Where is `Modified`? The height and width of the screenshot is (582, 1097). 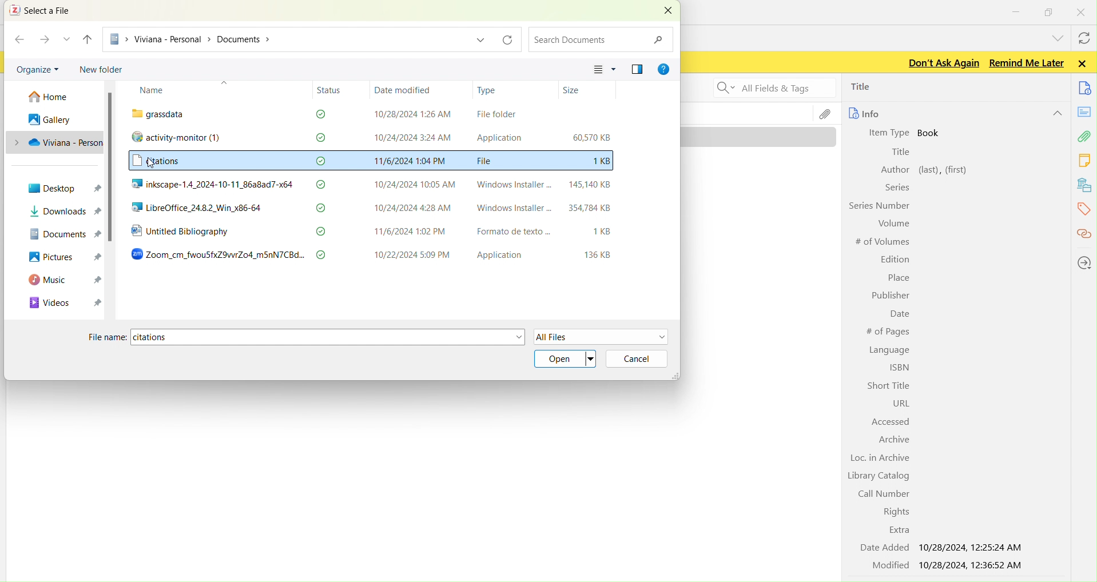 Modified is located at coordinates (881, 565).